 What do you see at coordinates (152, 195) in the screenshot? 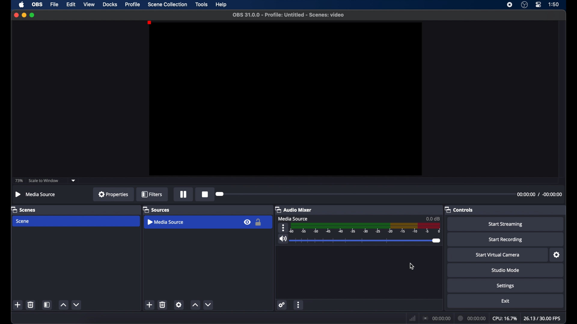
I see `Filters` at bounding box center [152, 195].